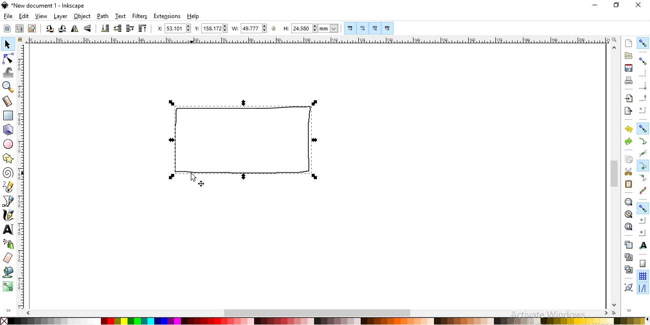  Describe the element at coordinates (7, 16) in the screenshot. I see `file` at that location.